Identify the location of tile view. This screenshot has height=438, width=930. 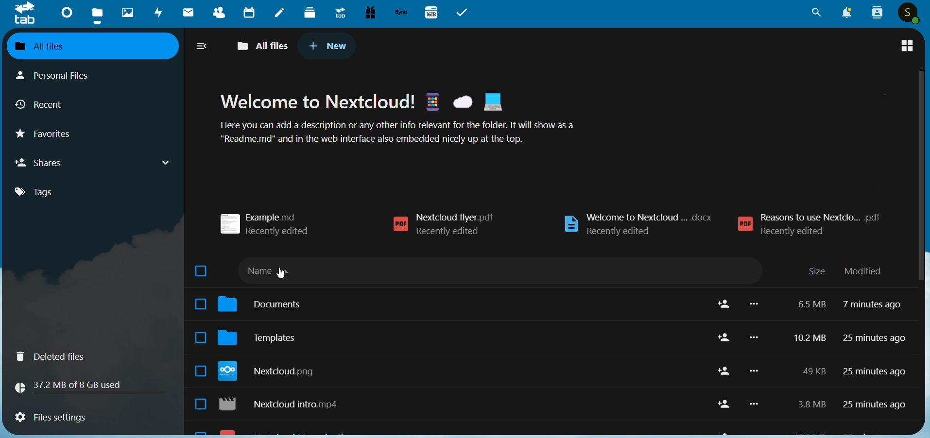
(907, 45).